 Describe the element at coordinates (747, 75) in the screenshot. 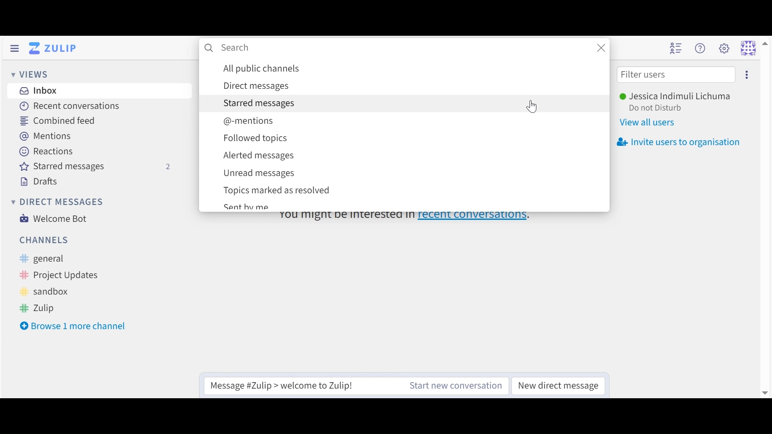

I see `settings` at that location.